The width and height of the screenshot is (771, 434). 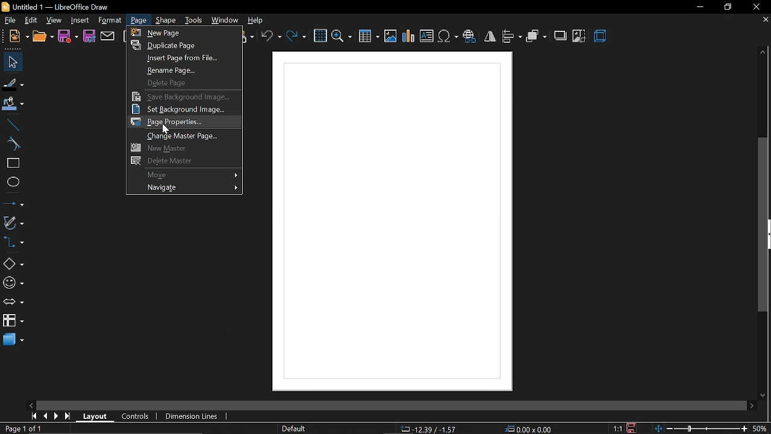 What do you see at coordinates (167, 20) in the screenshot?
I see `shape` at bounding box center [167, 20].